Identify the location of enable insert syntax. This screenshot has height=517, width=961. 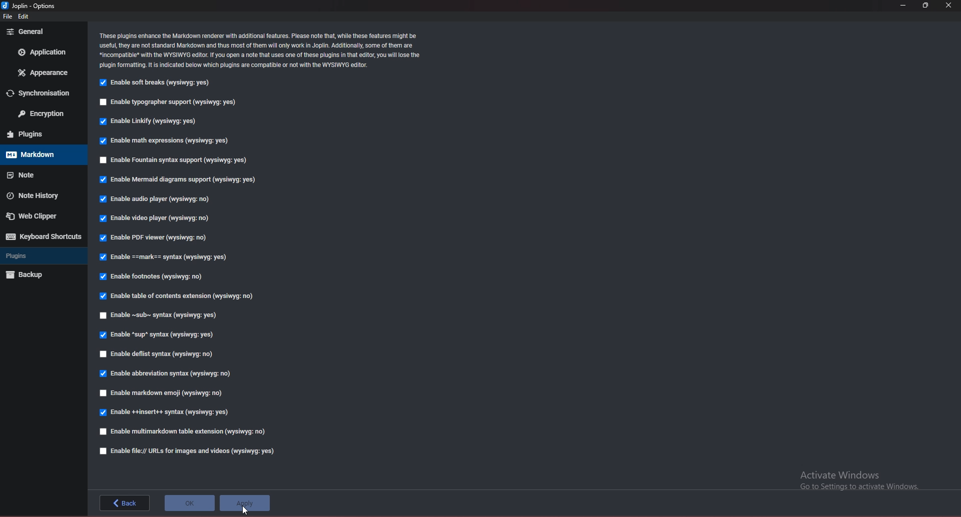
(166, 412).